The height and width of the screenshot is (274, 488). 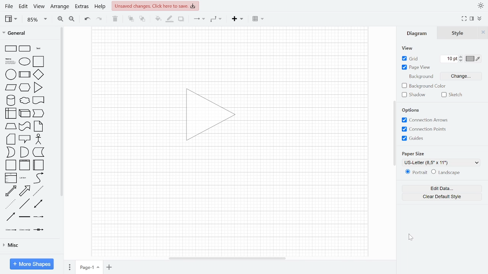 I want to click on To front, so click(x=130, y=19).